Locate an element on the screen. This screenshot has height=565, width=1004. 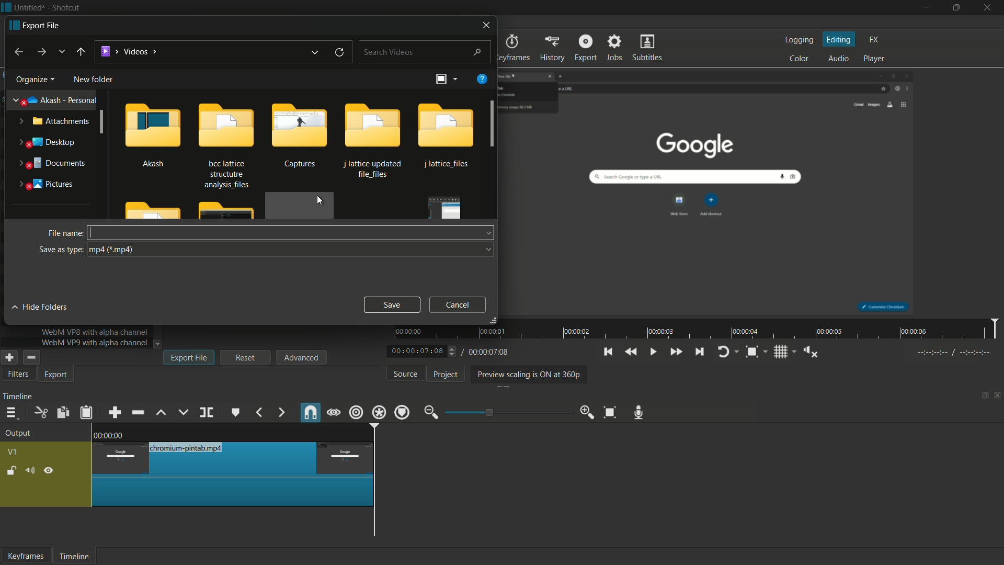
get help is located at coordinates (483, 78).